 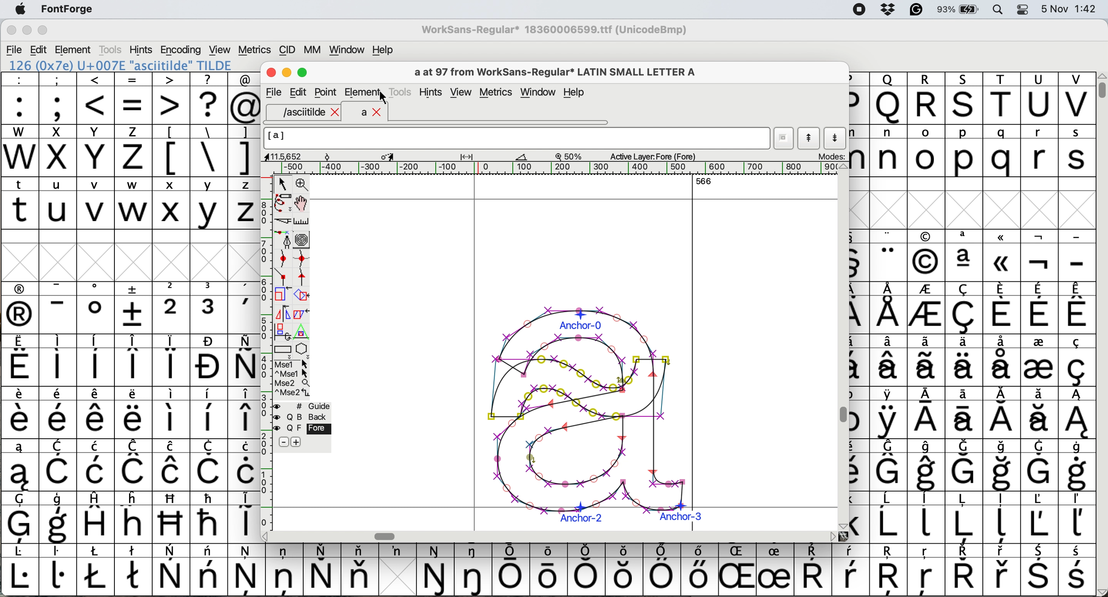 I want to click on symbol, so click(x=209, y=465).